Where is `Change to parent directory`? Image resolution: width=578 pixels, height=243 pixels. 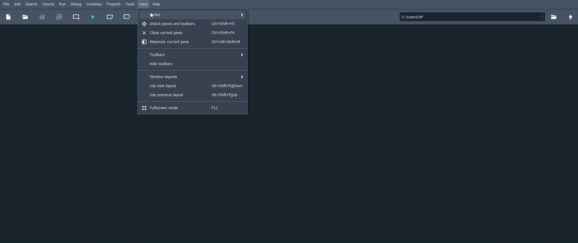
Change to parent directory is located at coordinates (571, 17).